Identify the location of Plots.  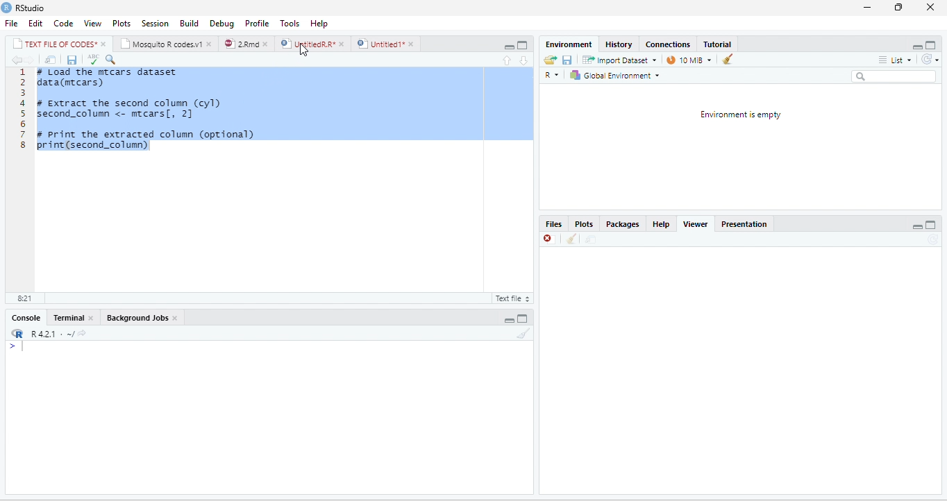
(587, 224).